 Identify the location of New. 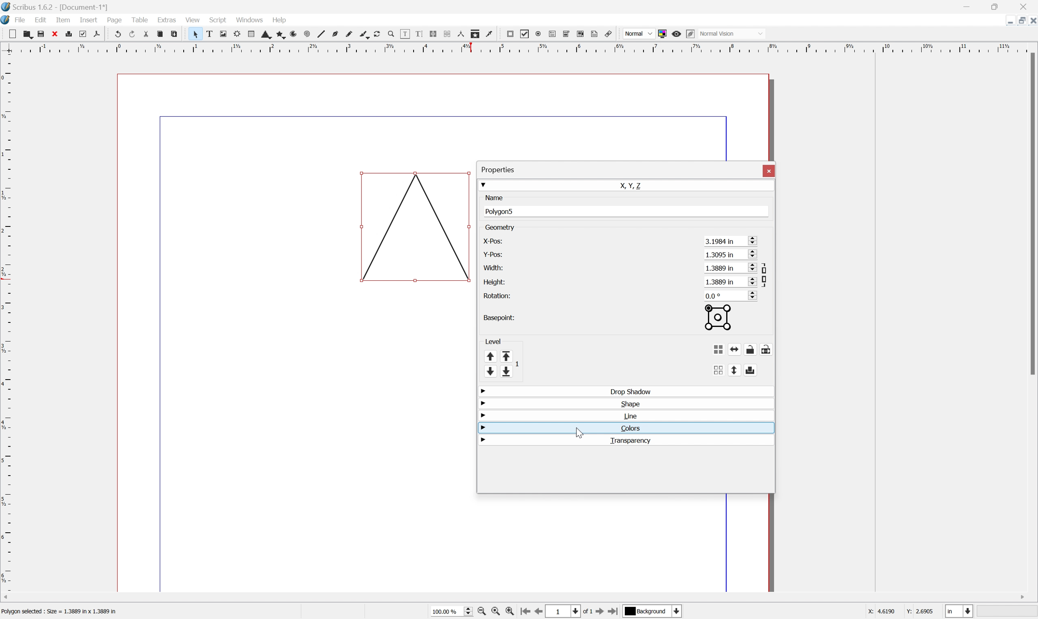
(12, 34).